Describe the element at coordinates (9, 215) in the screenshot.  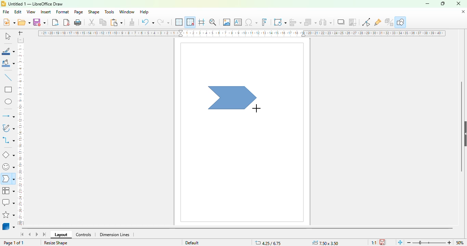
I see `stars and banners` at that location.